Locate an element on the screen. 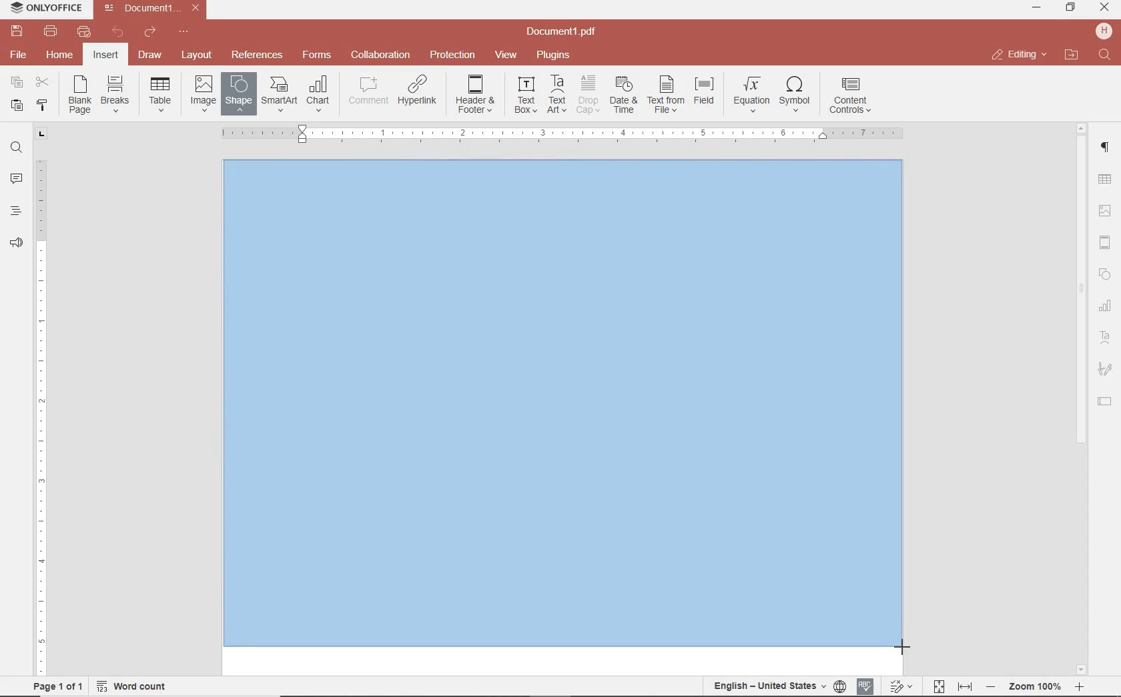 This screenshot has height=697, width=1121. open file location is located at coordinates (1072, 55).